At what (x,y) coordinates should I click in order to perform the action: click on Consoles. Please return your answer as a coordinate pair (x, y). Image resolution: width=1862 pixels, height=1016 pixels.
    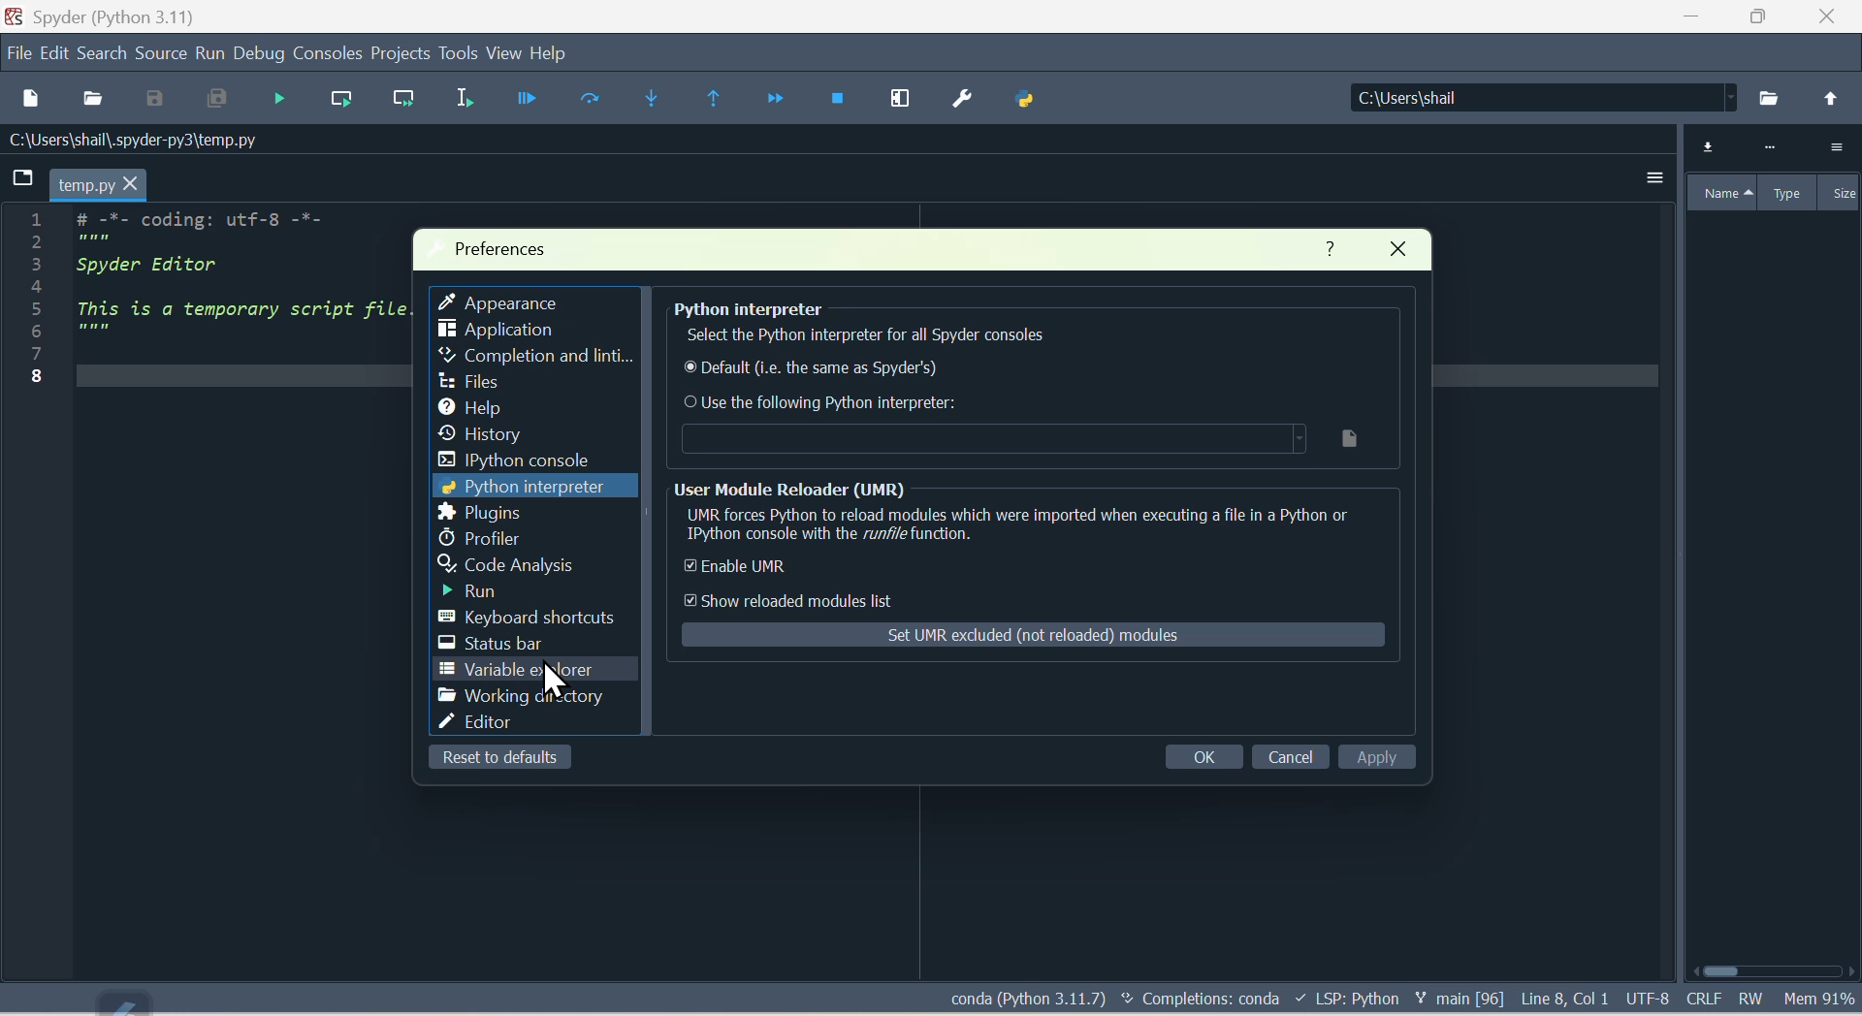
    Looking at the image, I should click on (327, 49).